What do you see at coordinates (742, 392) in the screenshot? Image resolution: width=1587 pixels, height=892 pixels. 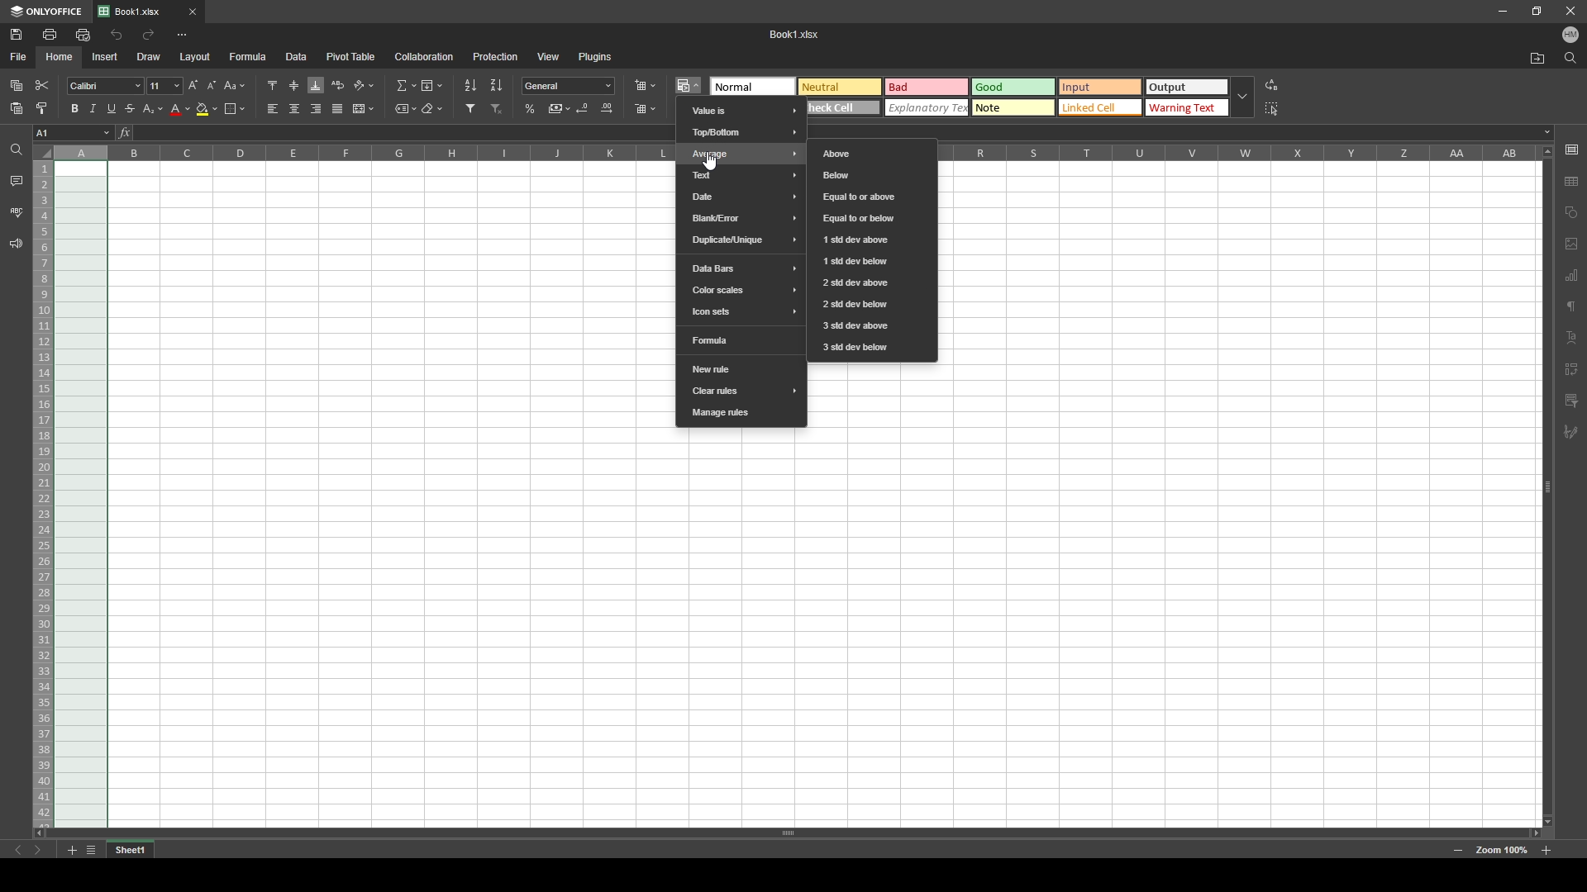 I see `clear rules` at bounding box center [742, 392].